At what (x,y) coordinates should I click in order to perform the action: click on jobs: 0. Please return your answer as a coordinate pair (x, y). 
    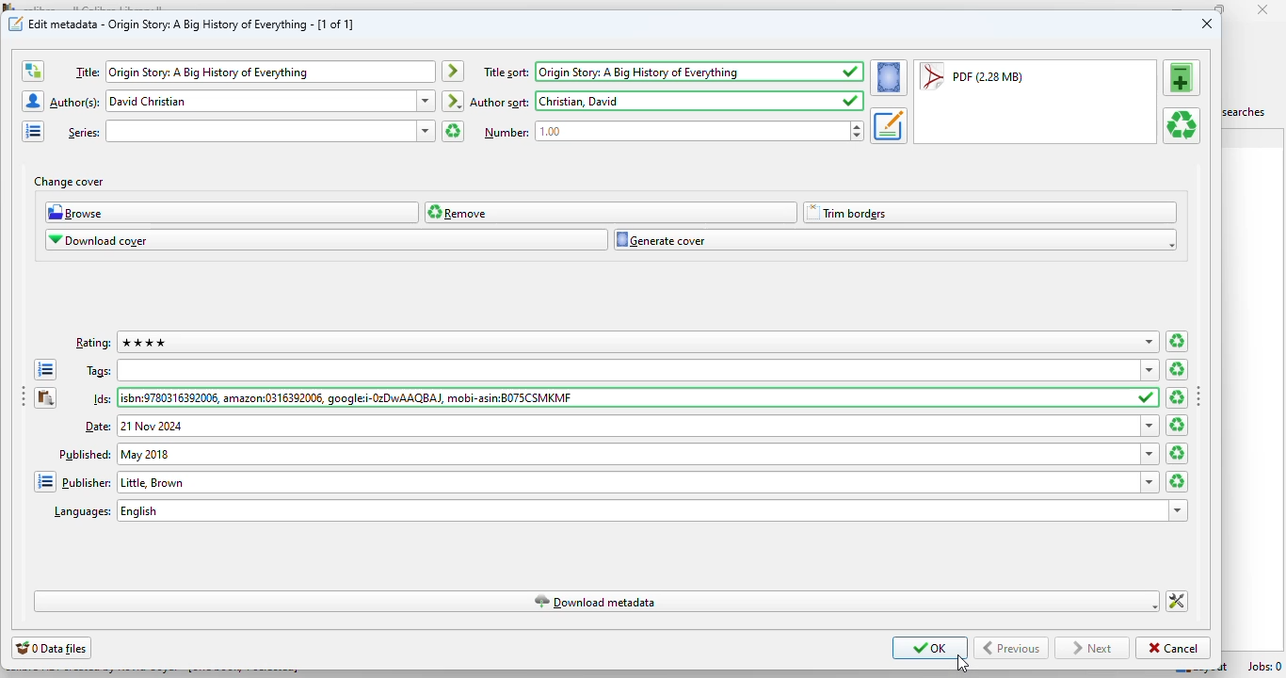
    Looking at the image, I should click on (1266, 667).